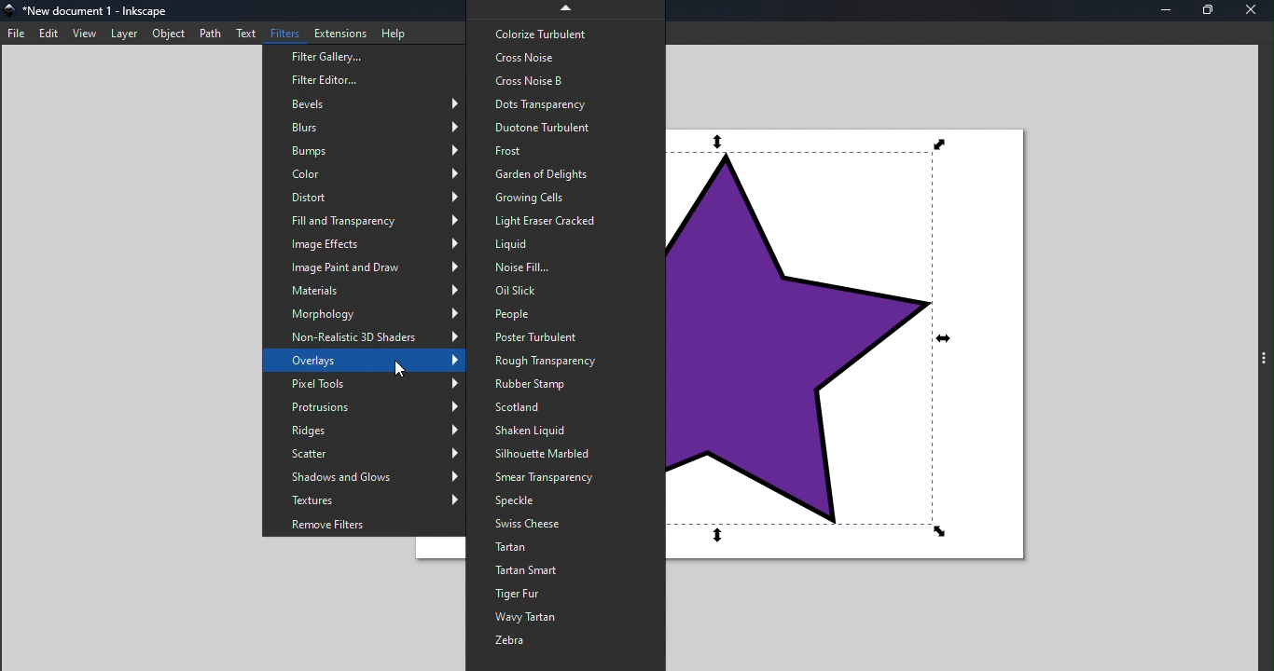 This screenshot has width=1274, height=671. Describe the element at coordinates (562, 31) in the screenshot. I see `Colorize turbulent` at that location.